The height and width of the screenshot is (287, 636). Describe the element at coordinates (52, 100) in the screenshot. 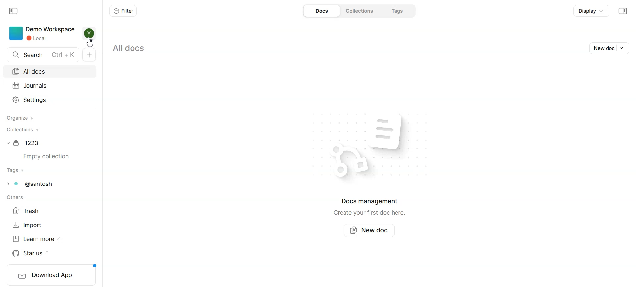

I see `Settings` at that location.